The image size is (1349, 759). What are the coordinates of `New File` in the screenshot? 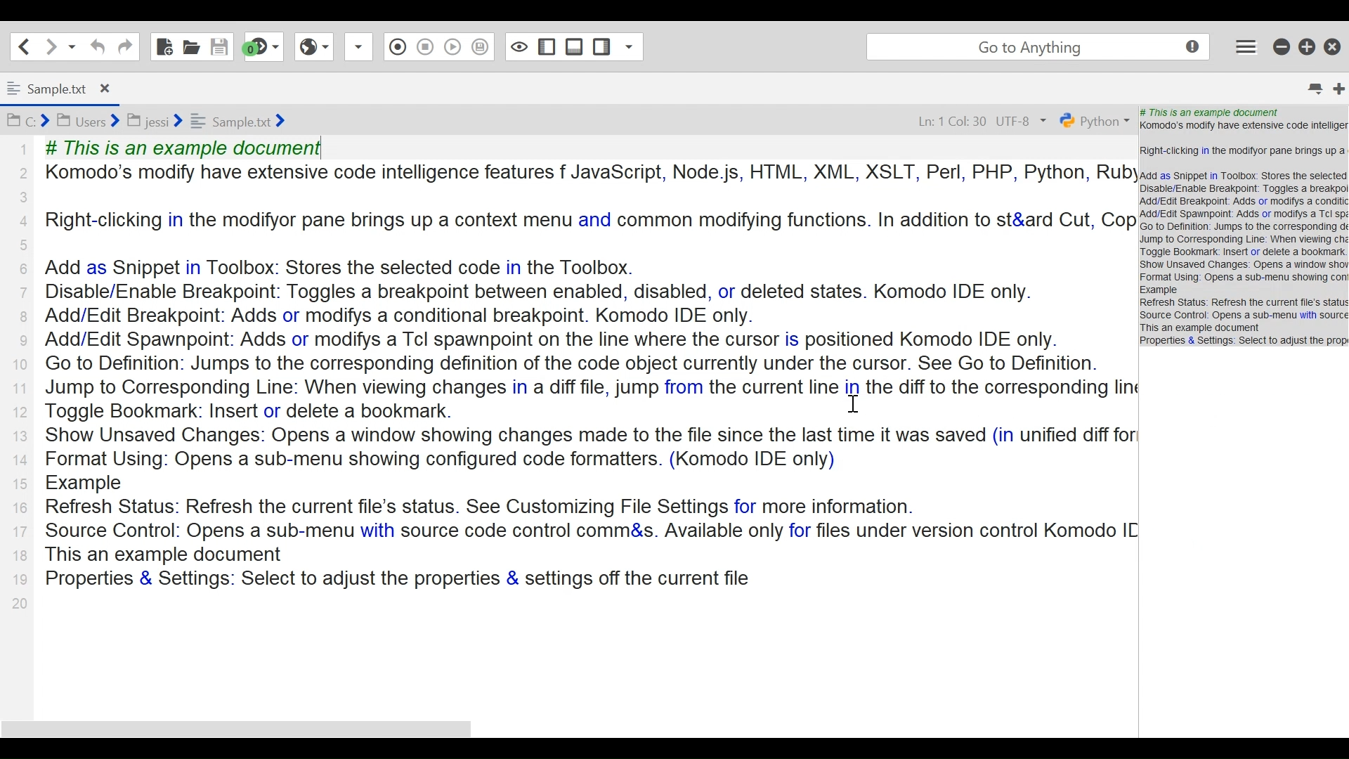 It's located at (165, 46).